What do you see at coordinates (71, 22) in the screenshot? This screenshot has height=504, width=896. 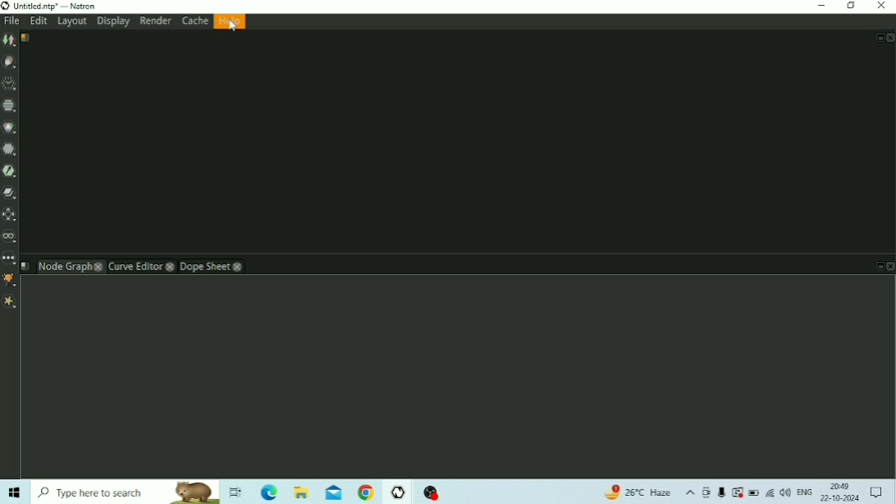 I see `Layout` at bounding box center [71, 22].